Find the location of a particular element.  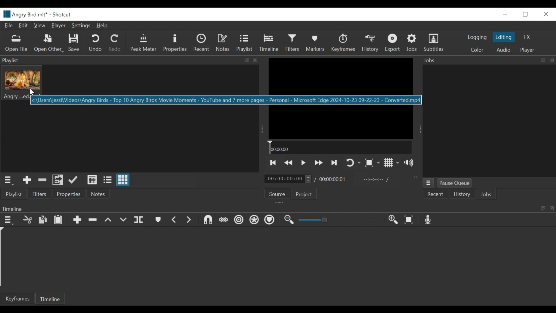

copy is located at coordinates (42, 219).